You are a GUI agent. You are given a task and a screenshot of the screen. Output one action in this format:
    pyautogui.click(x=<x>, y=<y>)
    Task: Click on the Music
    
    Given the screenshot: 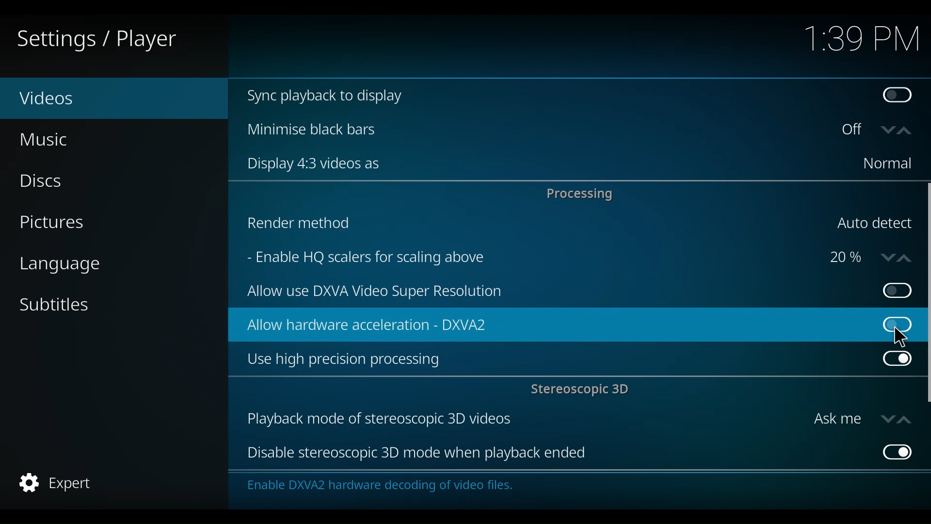 What is the action you would take?
    pyautogui.click(x=46, y=139)
    